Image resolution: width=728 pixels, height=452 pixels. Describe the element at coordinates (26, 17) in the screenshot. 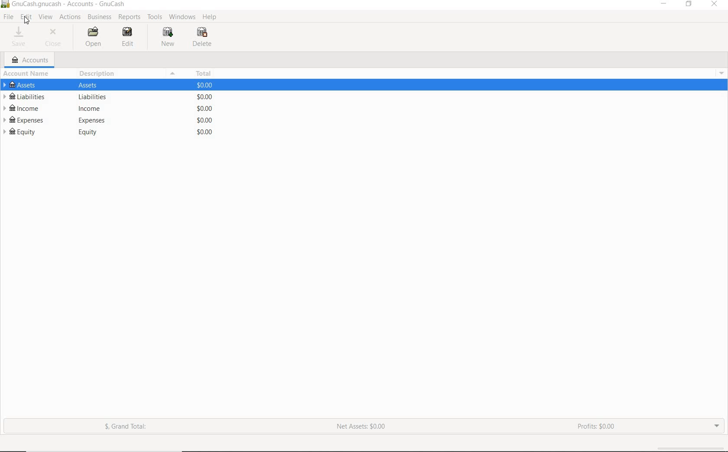

I see `EDIT` at that location.